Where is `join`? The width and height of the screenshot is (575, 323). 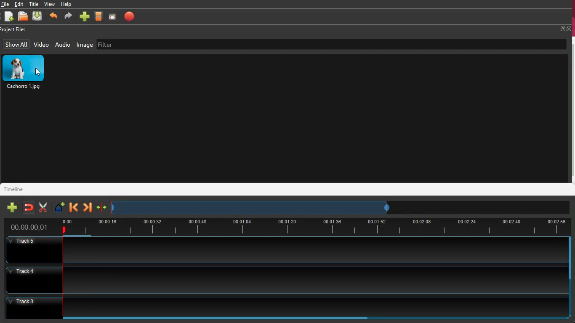 join is located at coordinates (28, 207).